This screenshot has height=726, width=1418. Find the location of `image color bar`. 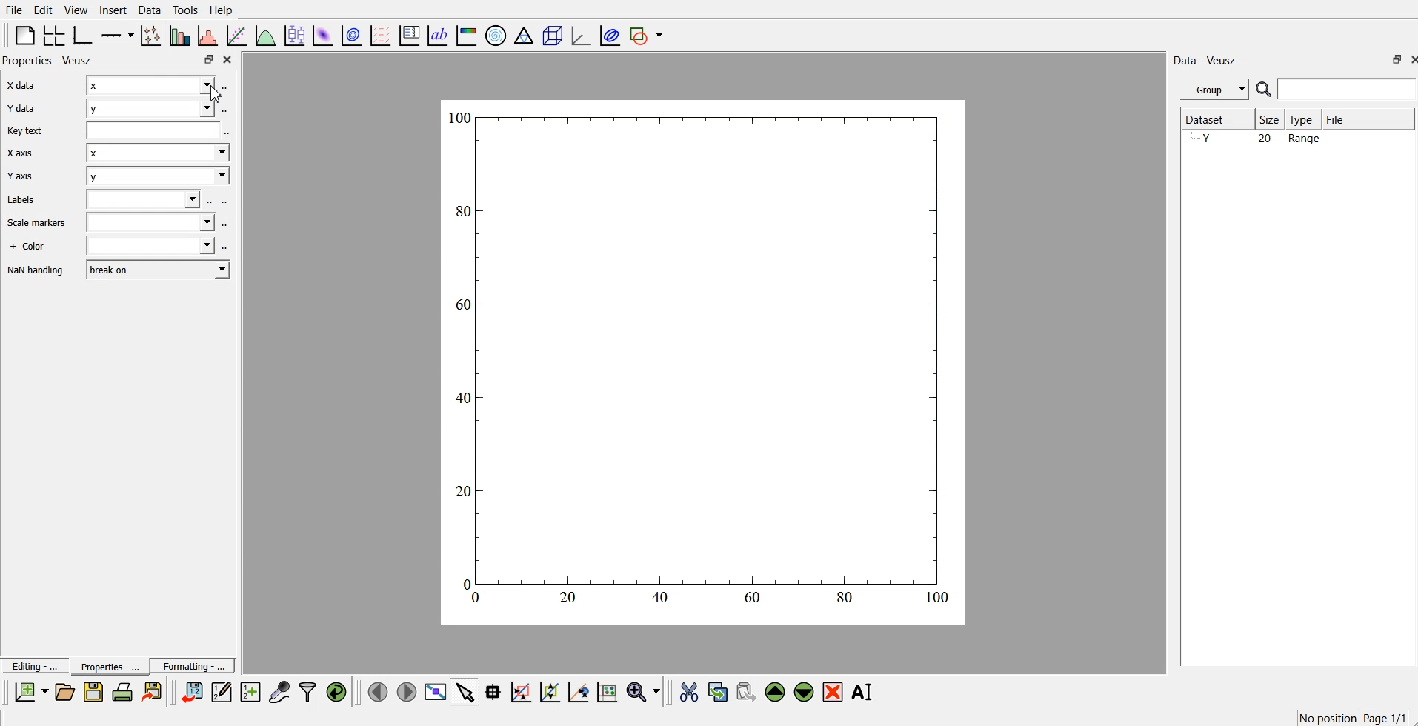

image color bar is located at coordinates (467, 34).